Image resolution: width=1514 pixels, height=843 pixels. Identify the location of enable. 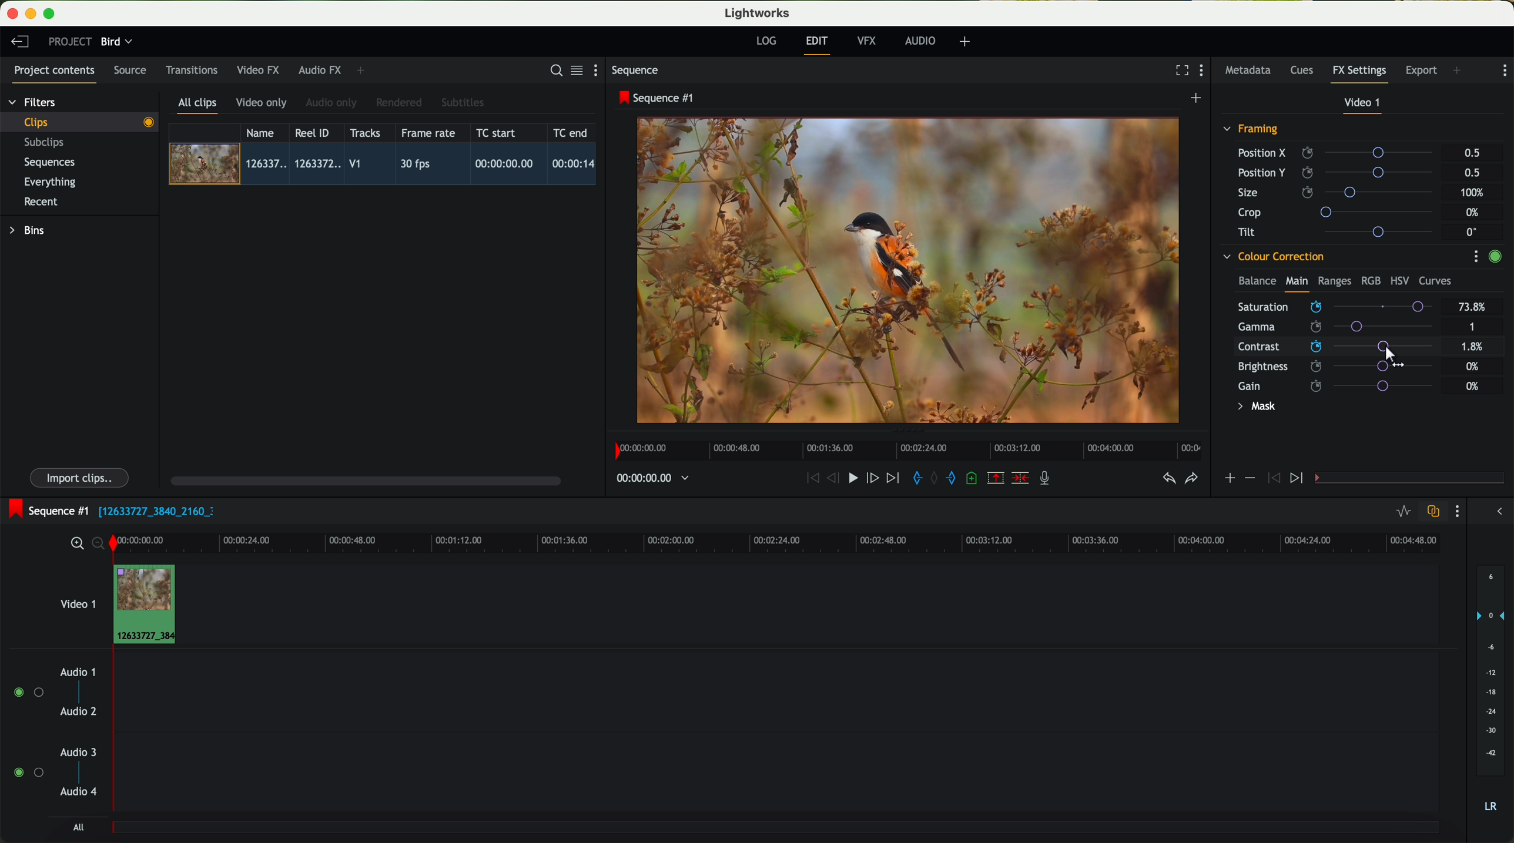
(1495, 258).